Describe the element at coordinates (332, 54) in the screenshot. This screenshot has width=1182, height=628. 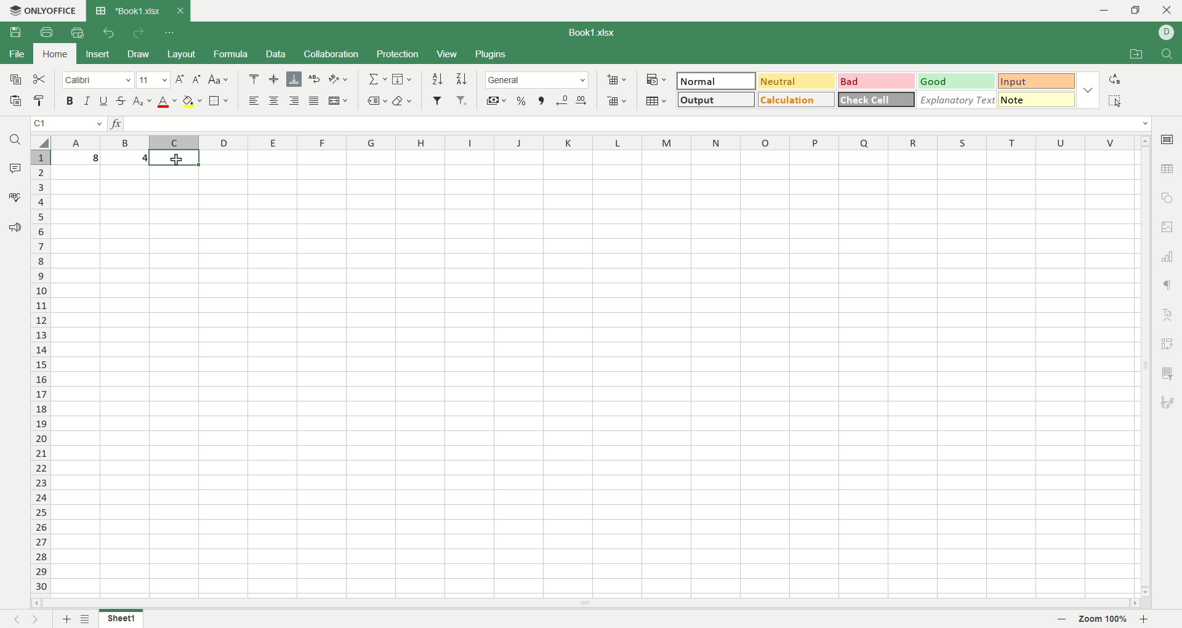
I see `collaboration` at that location.